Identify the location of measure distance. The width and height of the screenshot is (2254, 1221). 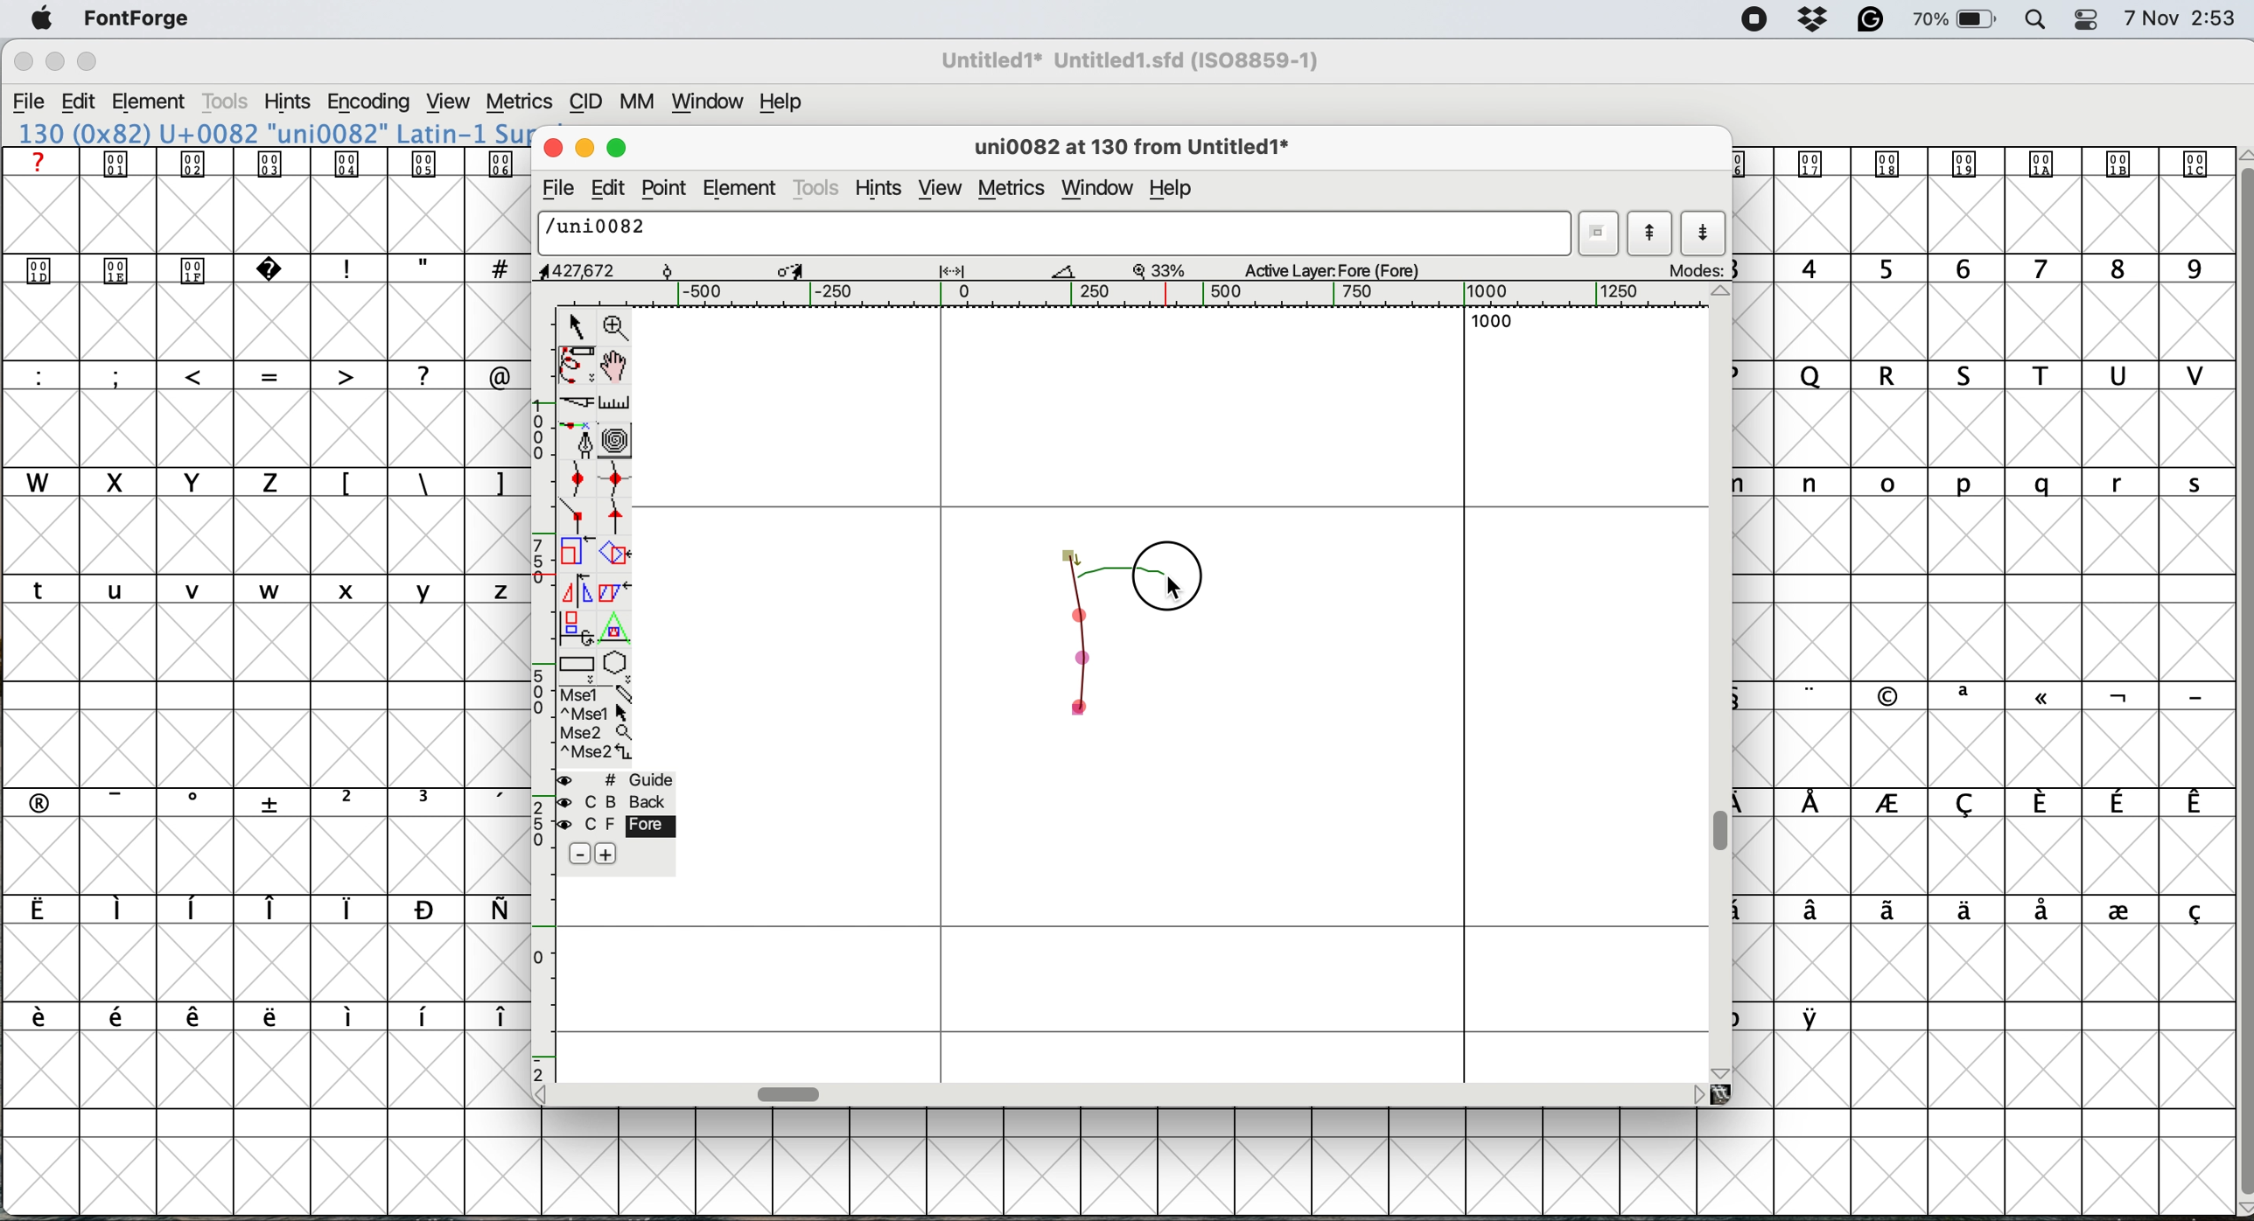
(615, 401).